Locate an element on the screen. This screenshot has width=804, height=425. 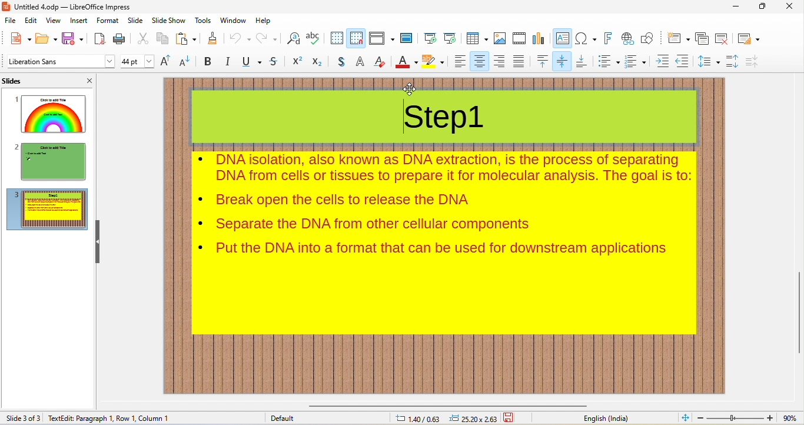
start from current is located at coordinates (450, 37).